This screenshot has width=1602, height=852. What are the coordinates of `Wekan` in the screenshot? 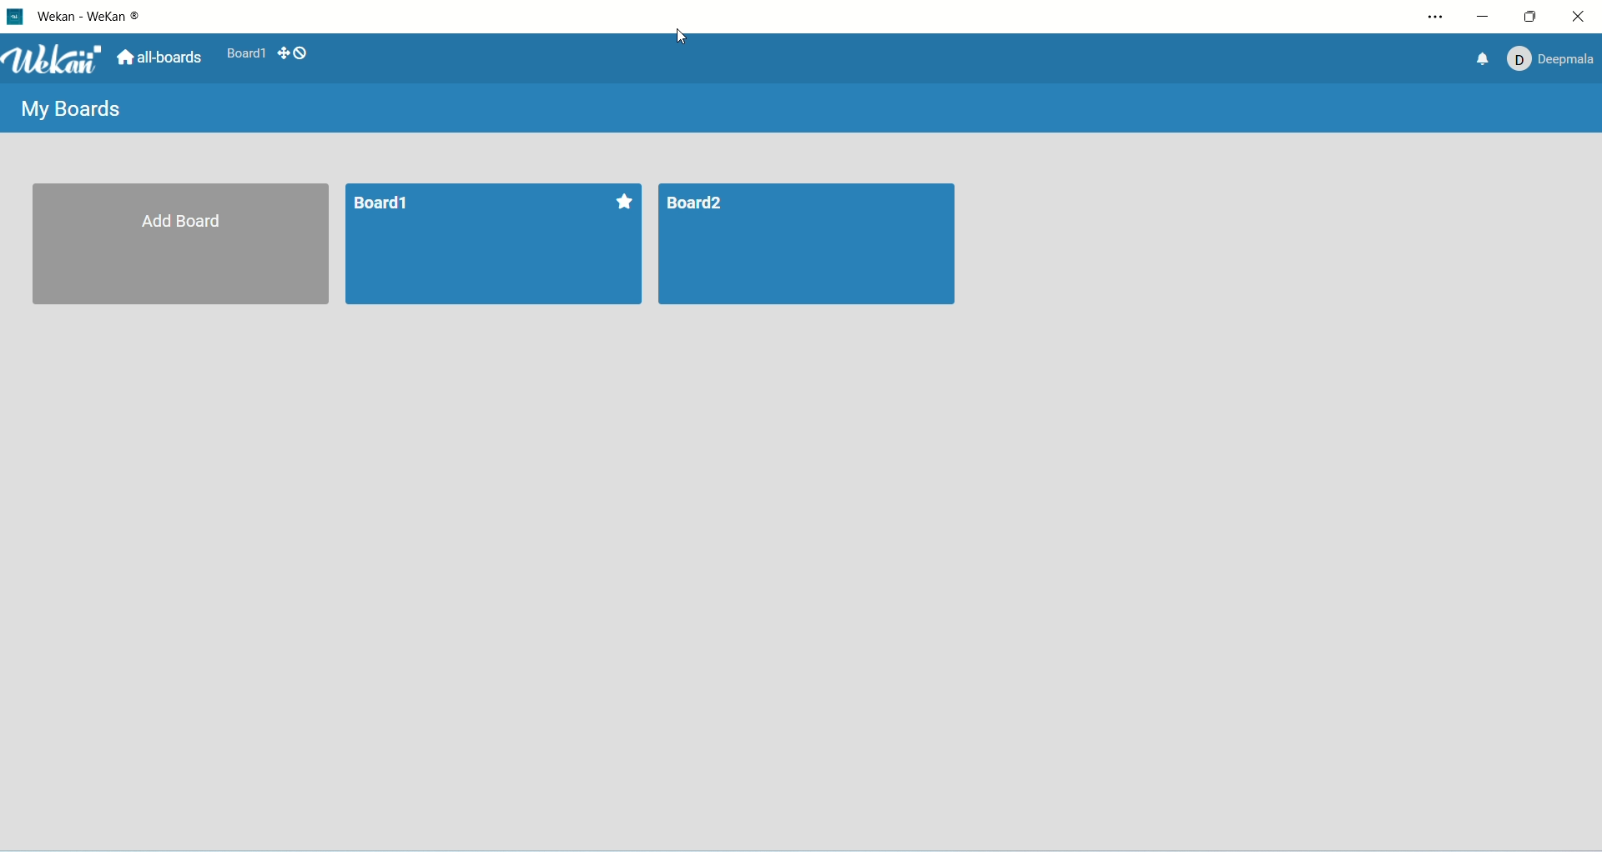 It's located at (55, 60).